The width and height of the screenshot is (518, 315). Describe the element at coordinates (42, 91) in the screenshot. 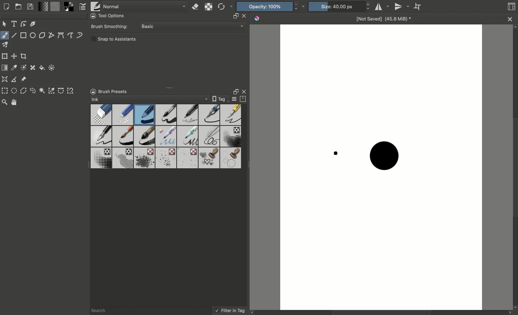

I see `Contiguous selection tool` at that location.